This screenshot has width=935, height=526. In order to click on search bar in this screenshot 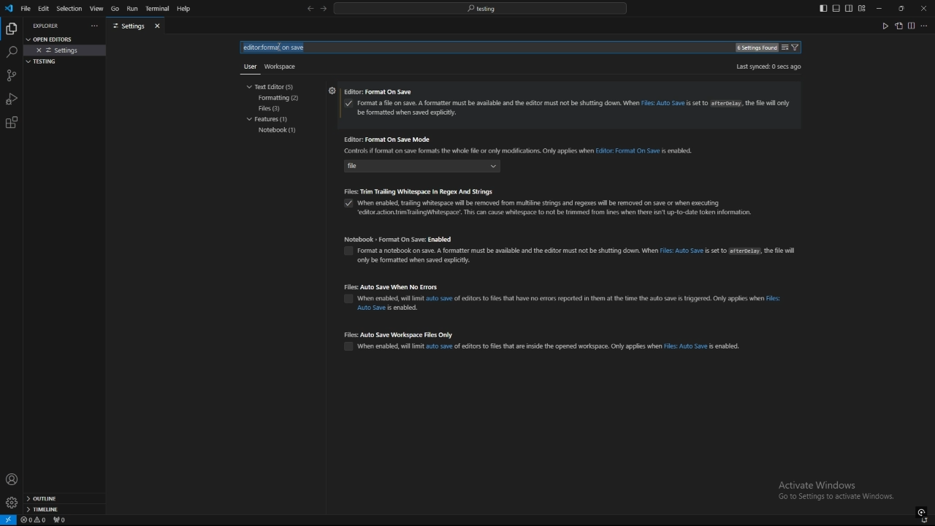, I will do `click(287, 47)`.